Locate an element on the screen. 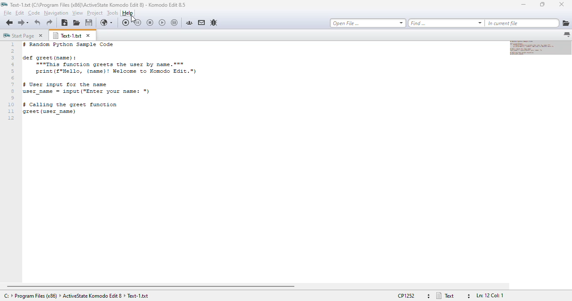 This screenshot has width=572, height=301. file encoding is located at coordinates (413, 296).